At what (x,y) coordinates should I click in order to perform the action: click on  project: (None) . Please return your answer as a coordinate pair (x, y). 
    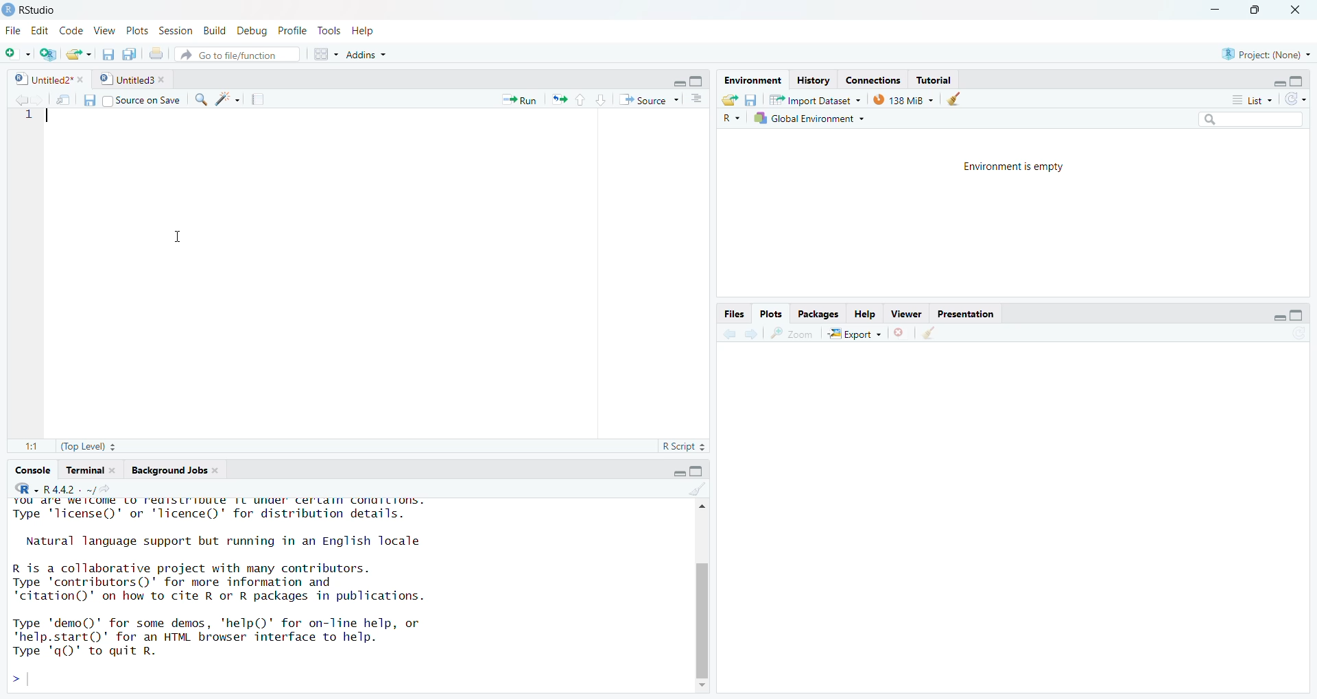
    Looking at the image, I should click on (1269, 53).